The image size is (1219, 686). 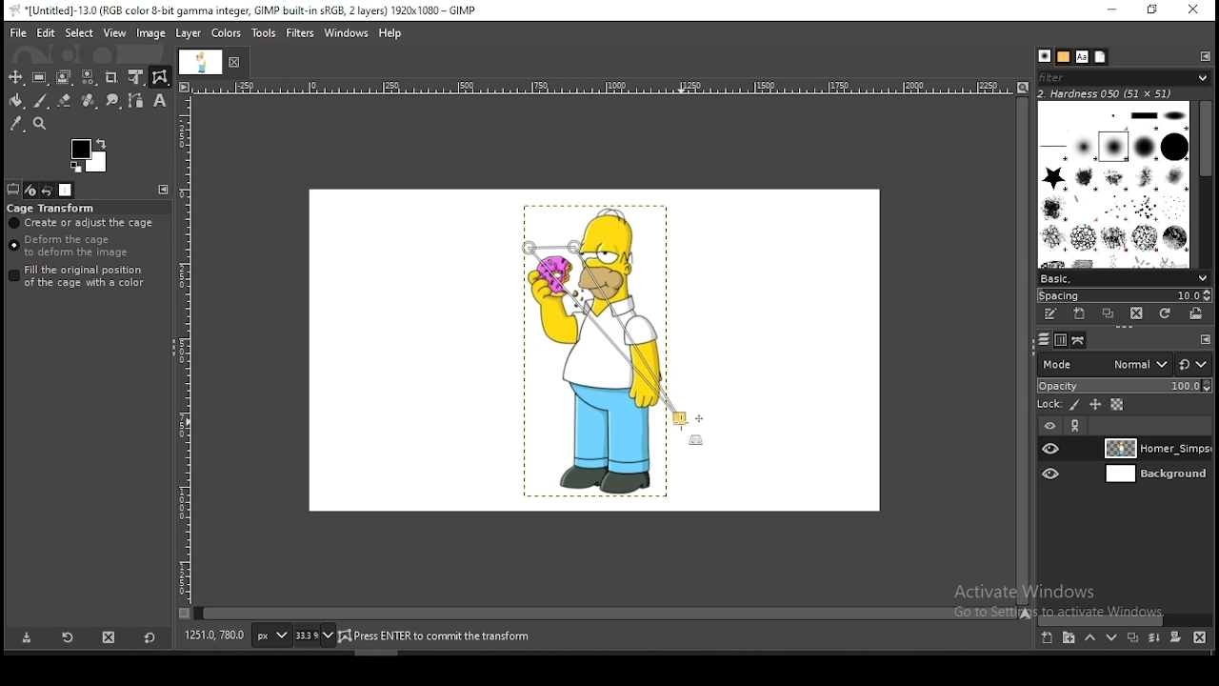 I want to click on tool options, so click(x=13, y=190).